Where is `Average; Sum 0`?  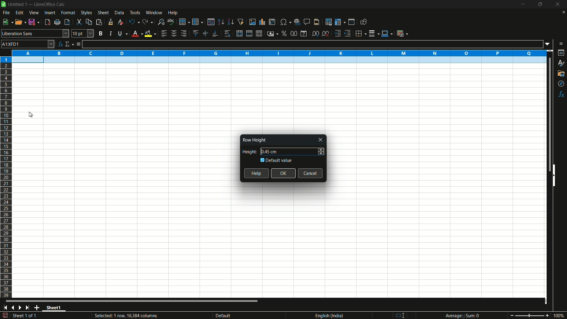 Average; Sum 0 is located at coordinates (462, 316).